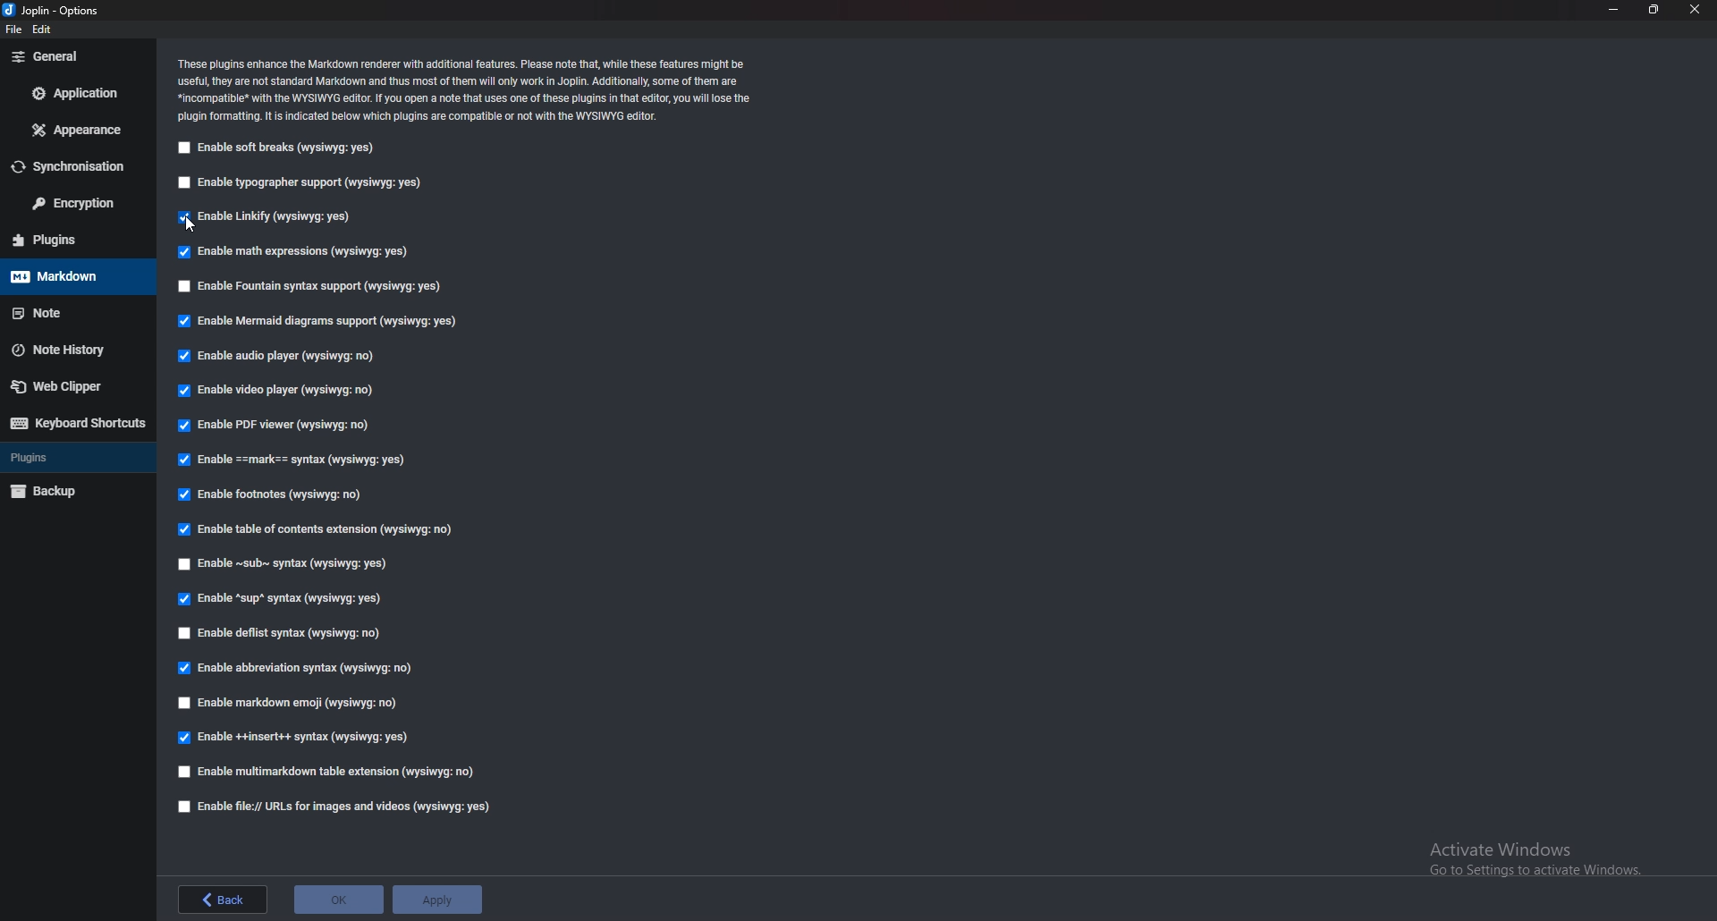 The width and height of the screenshot is (1717, 921). Describe the element at coordinates (283, 629) in the screenshot. I see `Enable deflist syntax` at that location.